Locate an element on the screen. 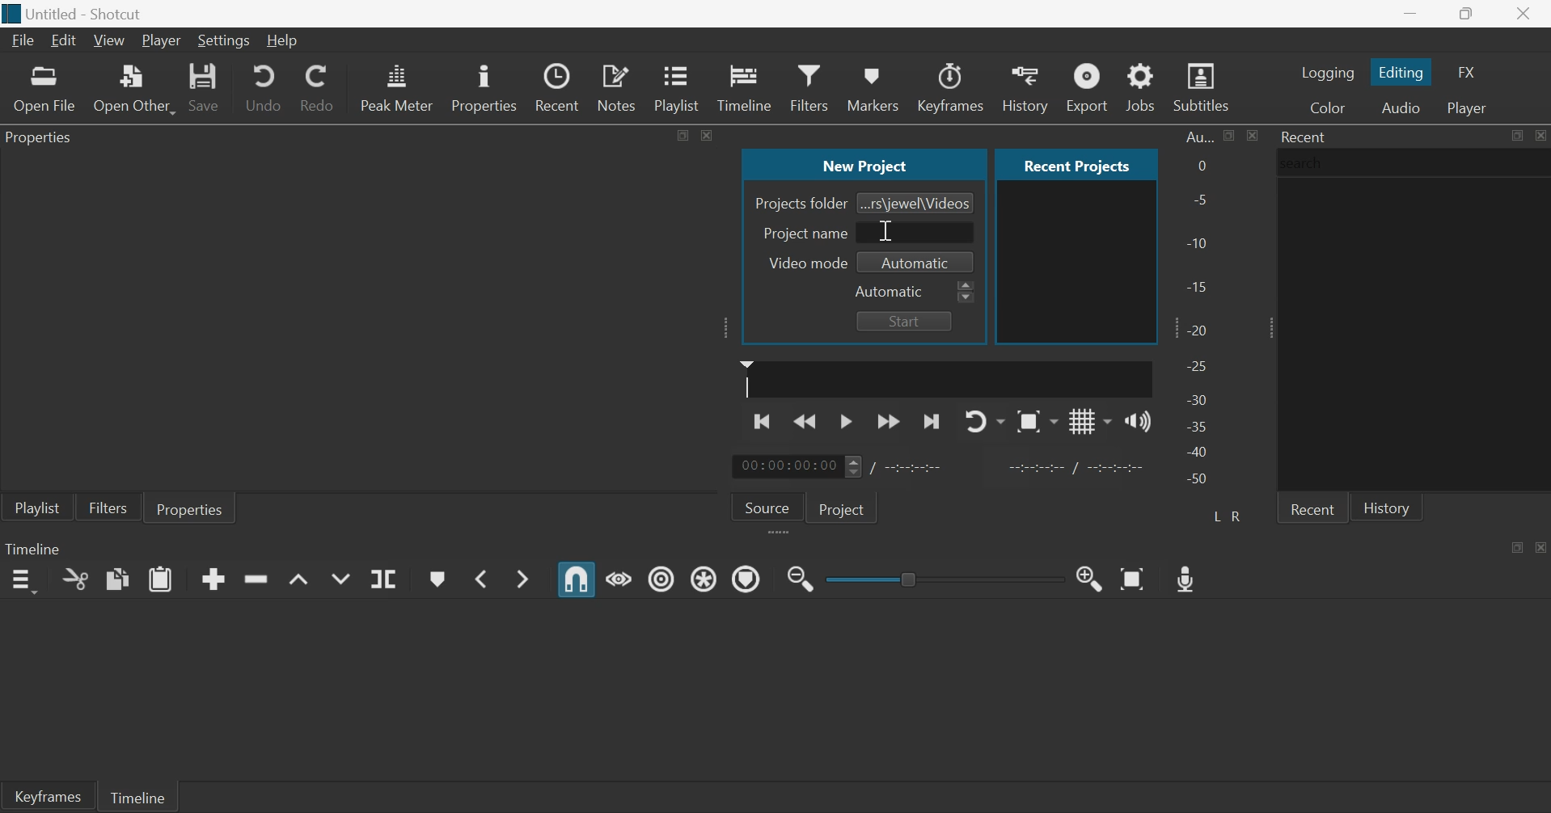 This screenshot has height=813, width=1551. Switch to the Audio layout is located at coordinates (1401, 107).